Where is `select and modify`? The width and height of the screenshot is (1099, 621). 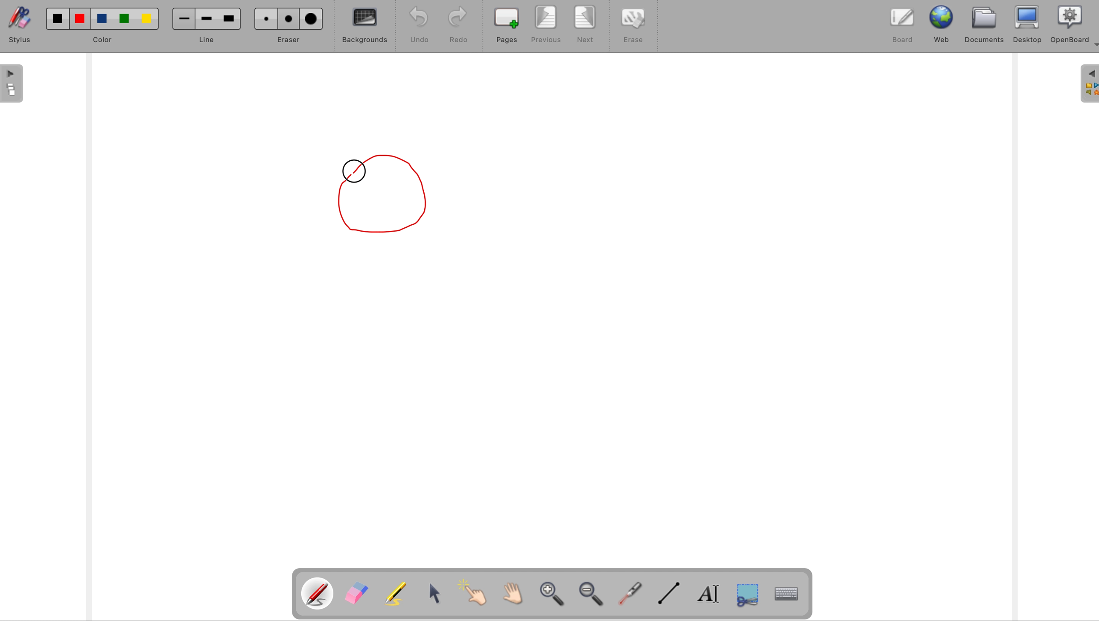
select and modify is located at coordinates (438, 595).